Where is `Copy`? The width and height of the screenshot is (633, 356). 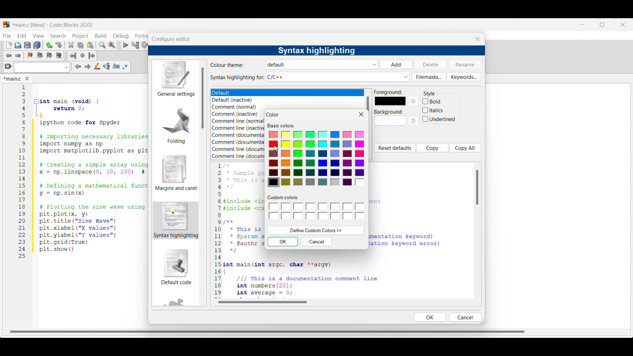
Copy is located at coordinates (433, 148).